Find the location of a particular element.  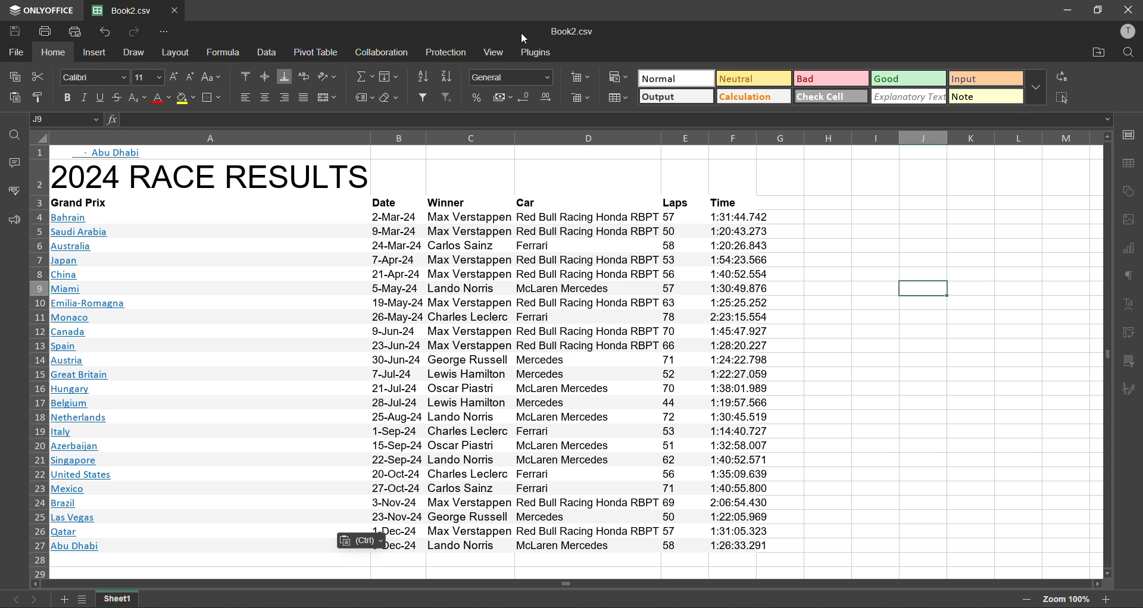

neutral is located at coordinates (755, 79).